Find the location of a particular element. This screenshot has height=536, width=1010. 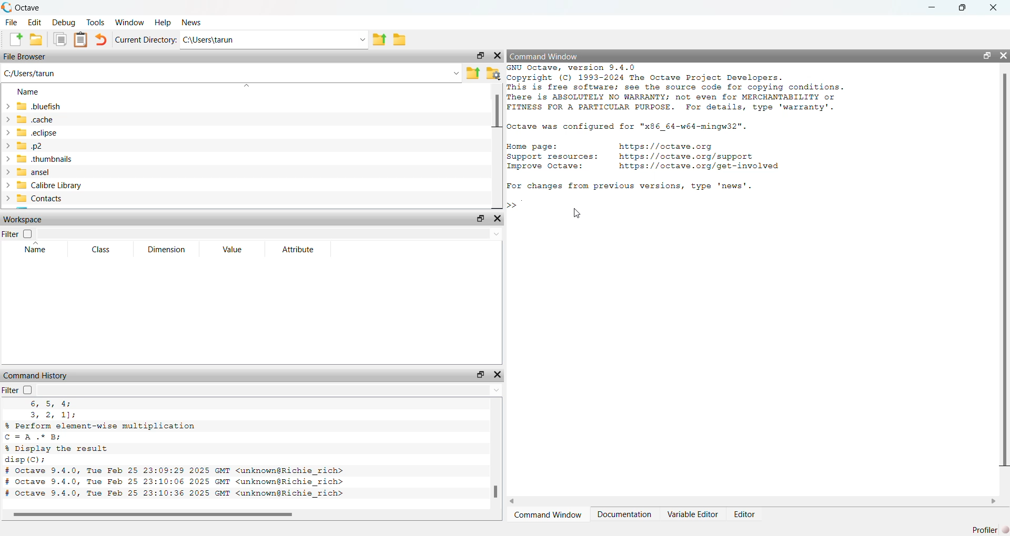

Restore Down is located at coordinates (480, 56).